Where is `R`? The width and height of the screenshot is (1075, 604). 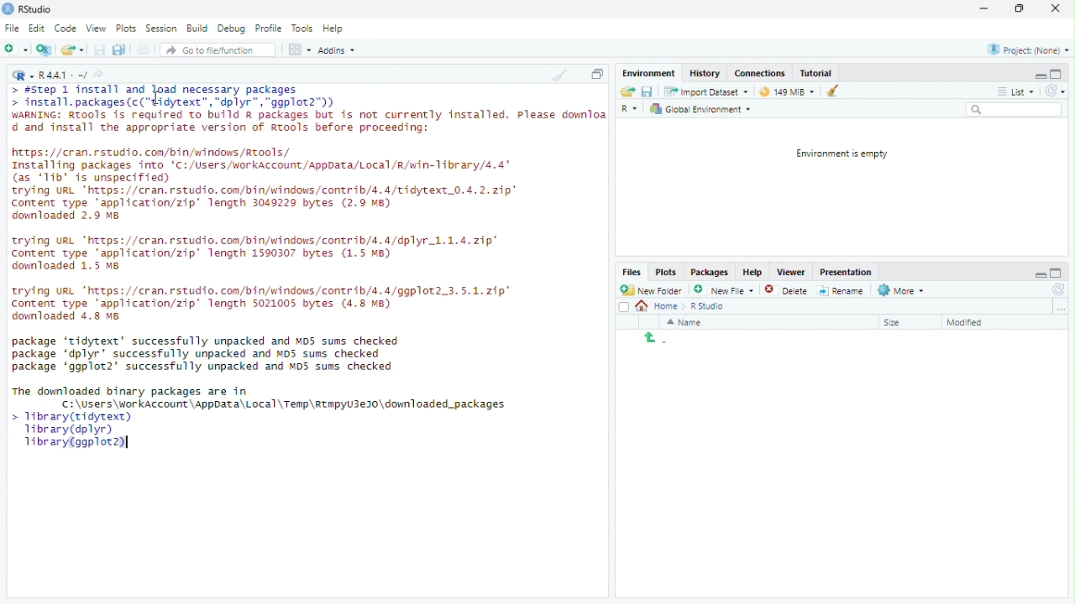 R is located at coordinates (632, 110).